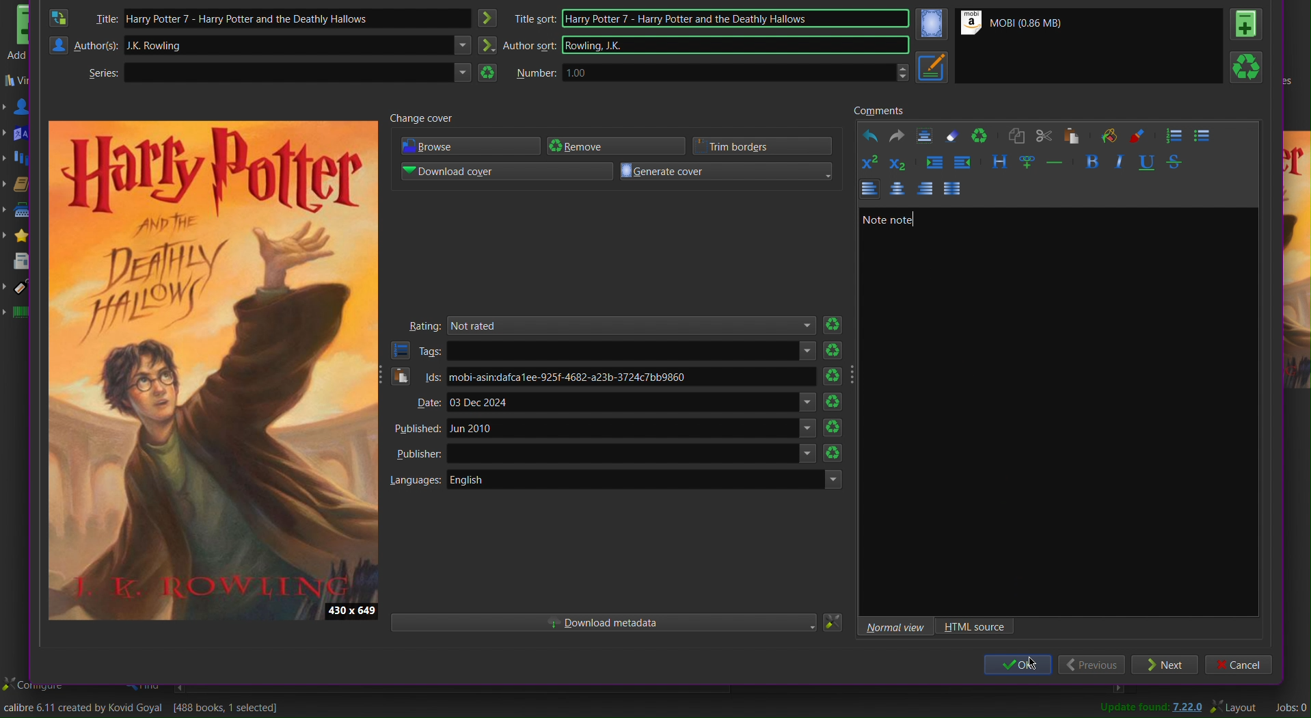  I want to click on Refresh, so click(1247, 66).